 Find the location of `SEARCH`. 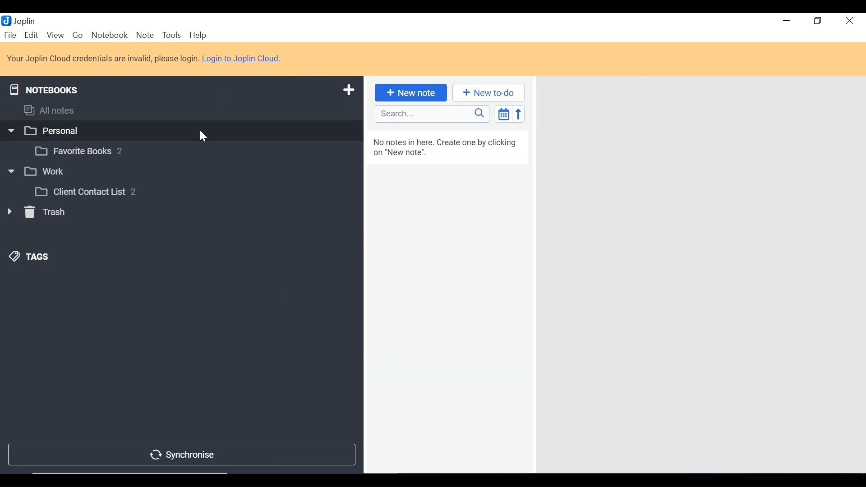

SEARCH is located at coordinates (433, 114).